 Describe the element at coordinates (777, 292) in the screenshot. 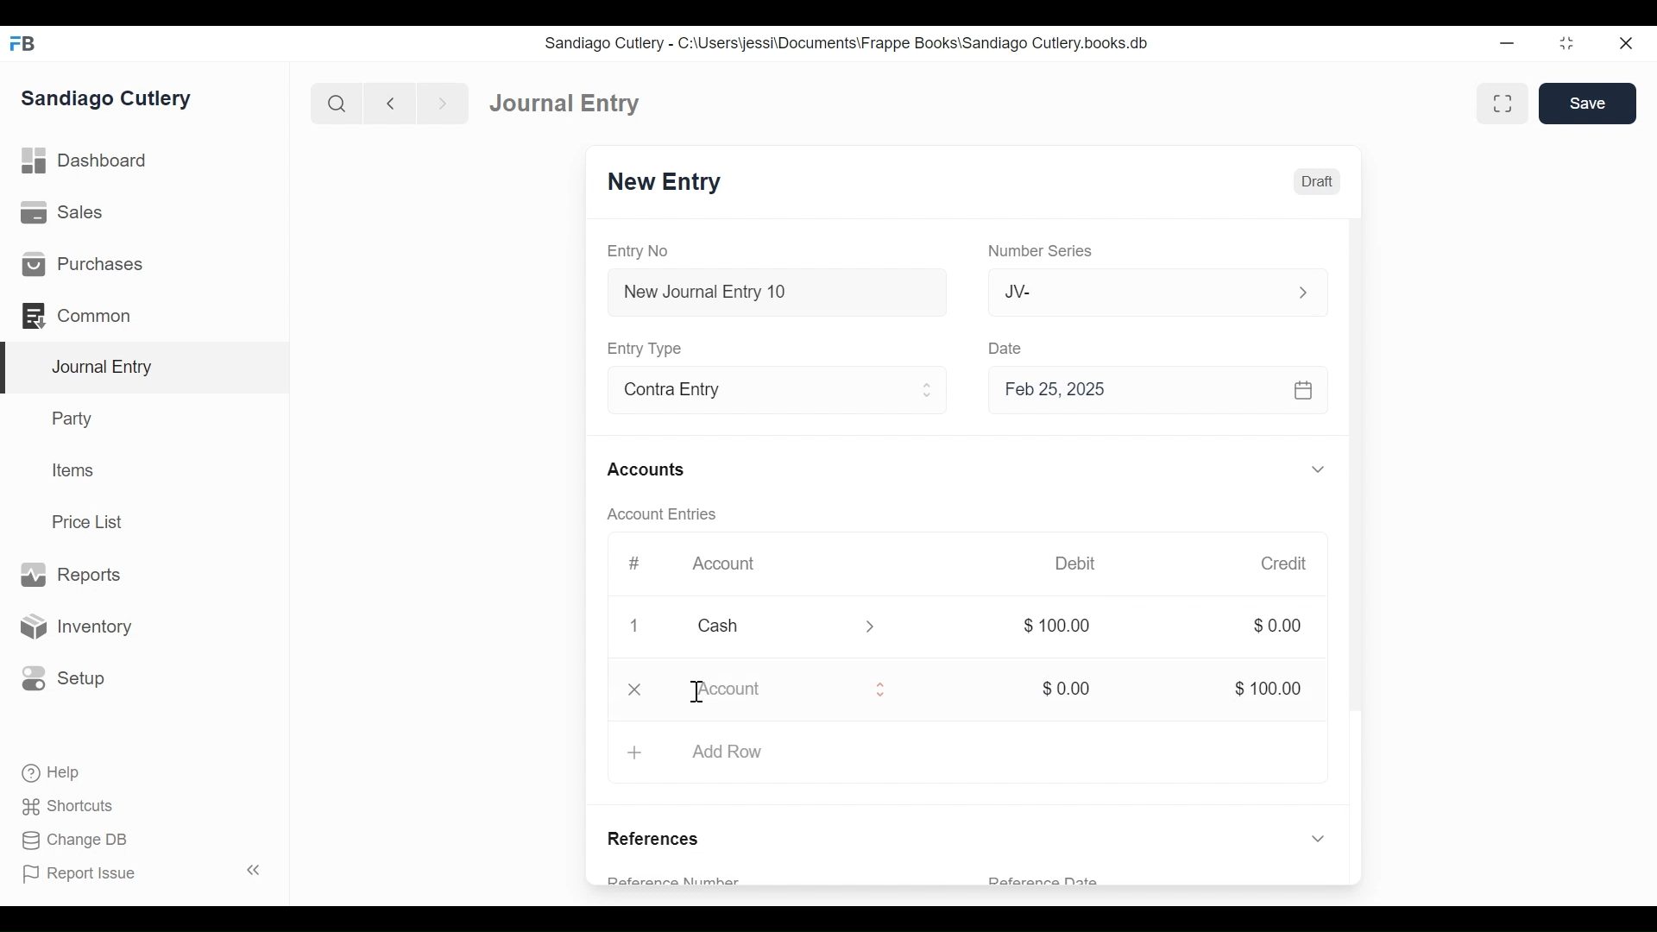

I see `New Journal Entry 10` at that location.